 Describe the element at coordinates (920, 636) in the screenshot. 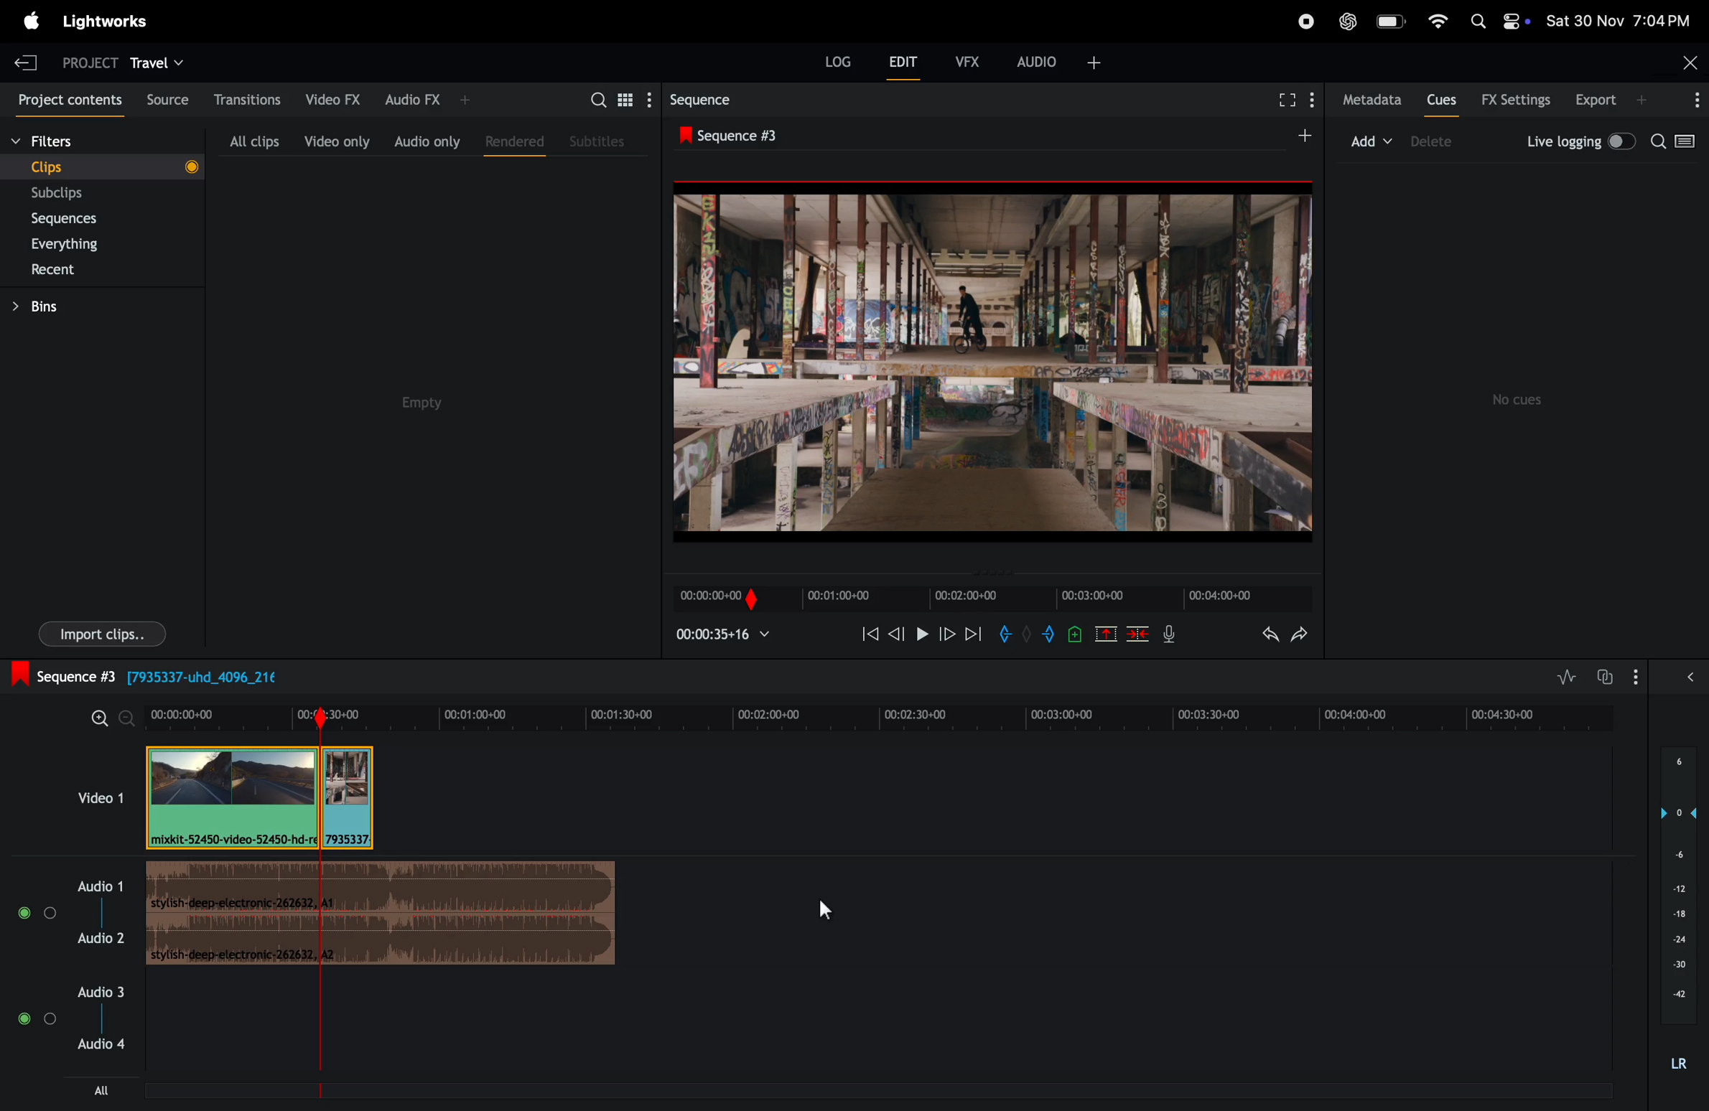

I see `play` at that location.